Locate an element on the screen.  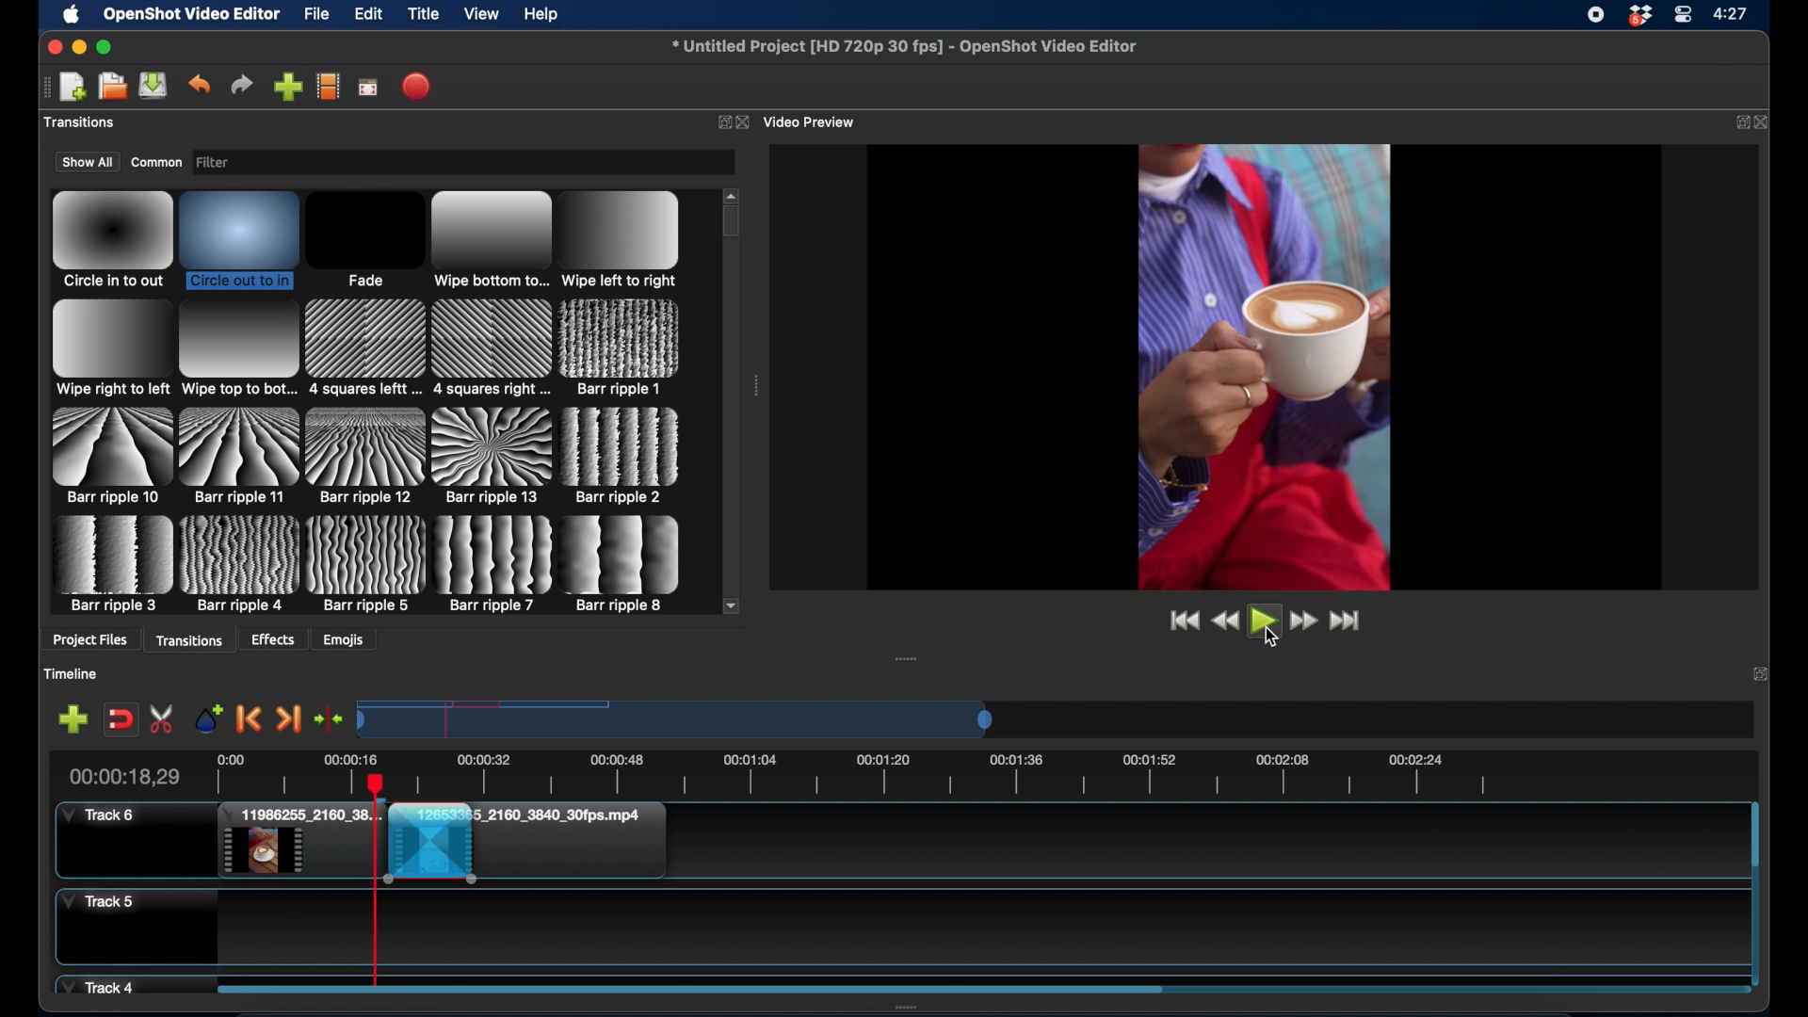
scroll up arrow is located at coordinates (733, 193).